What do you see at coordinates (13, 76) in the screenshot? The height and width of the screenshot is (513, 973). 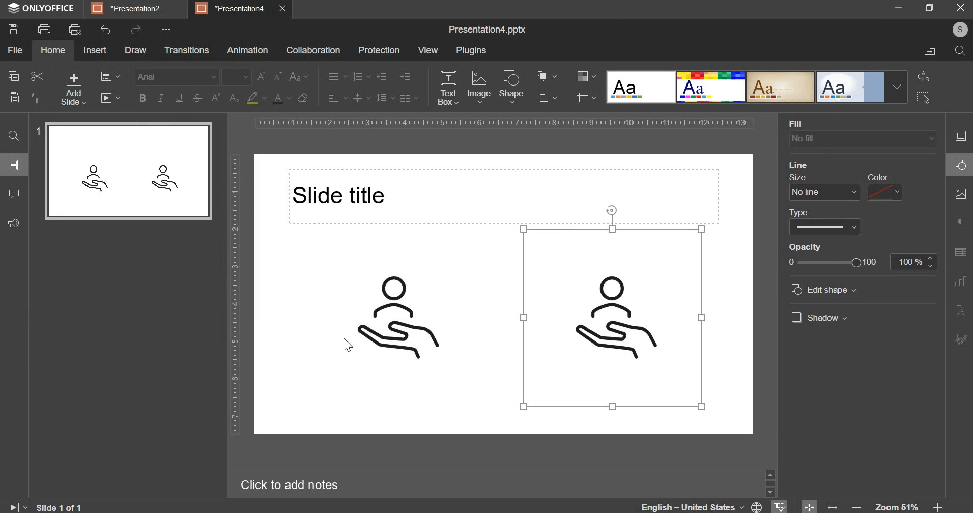 I see `copy` at bounding box center [13, 76].